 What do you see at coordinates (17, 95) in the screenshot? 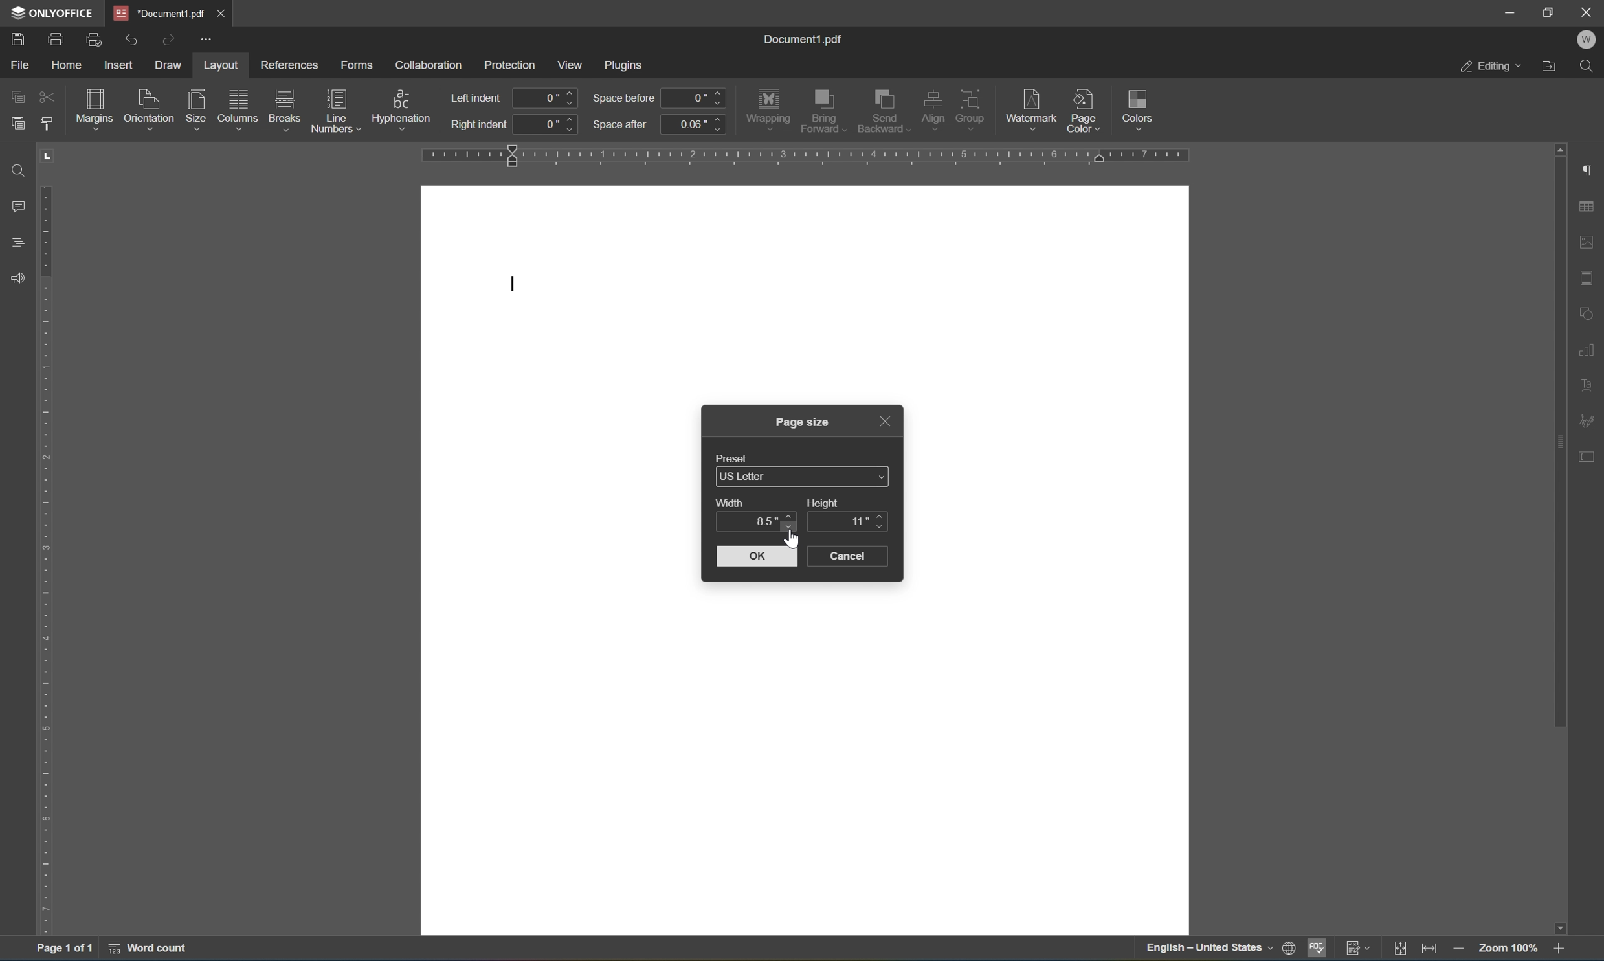
I see `copy` at bounding box center [17, 95].